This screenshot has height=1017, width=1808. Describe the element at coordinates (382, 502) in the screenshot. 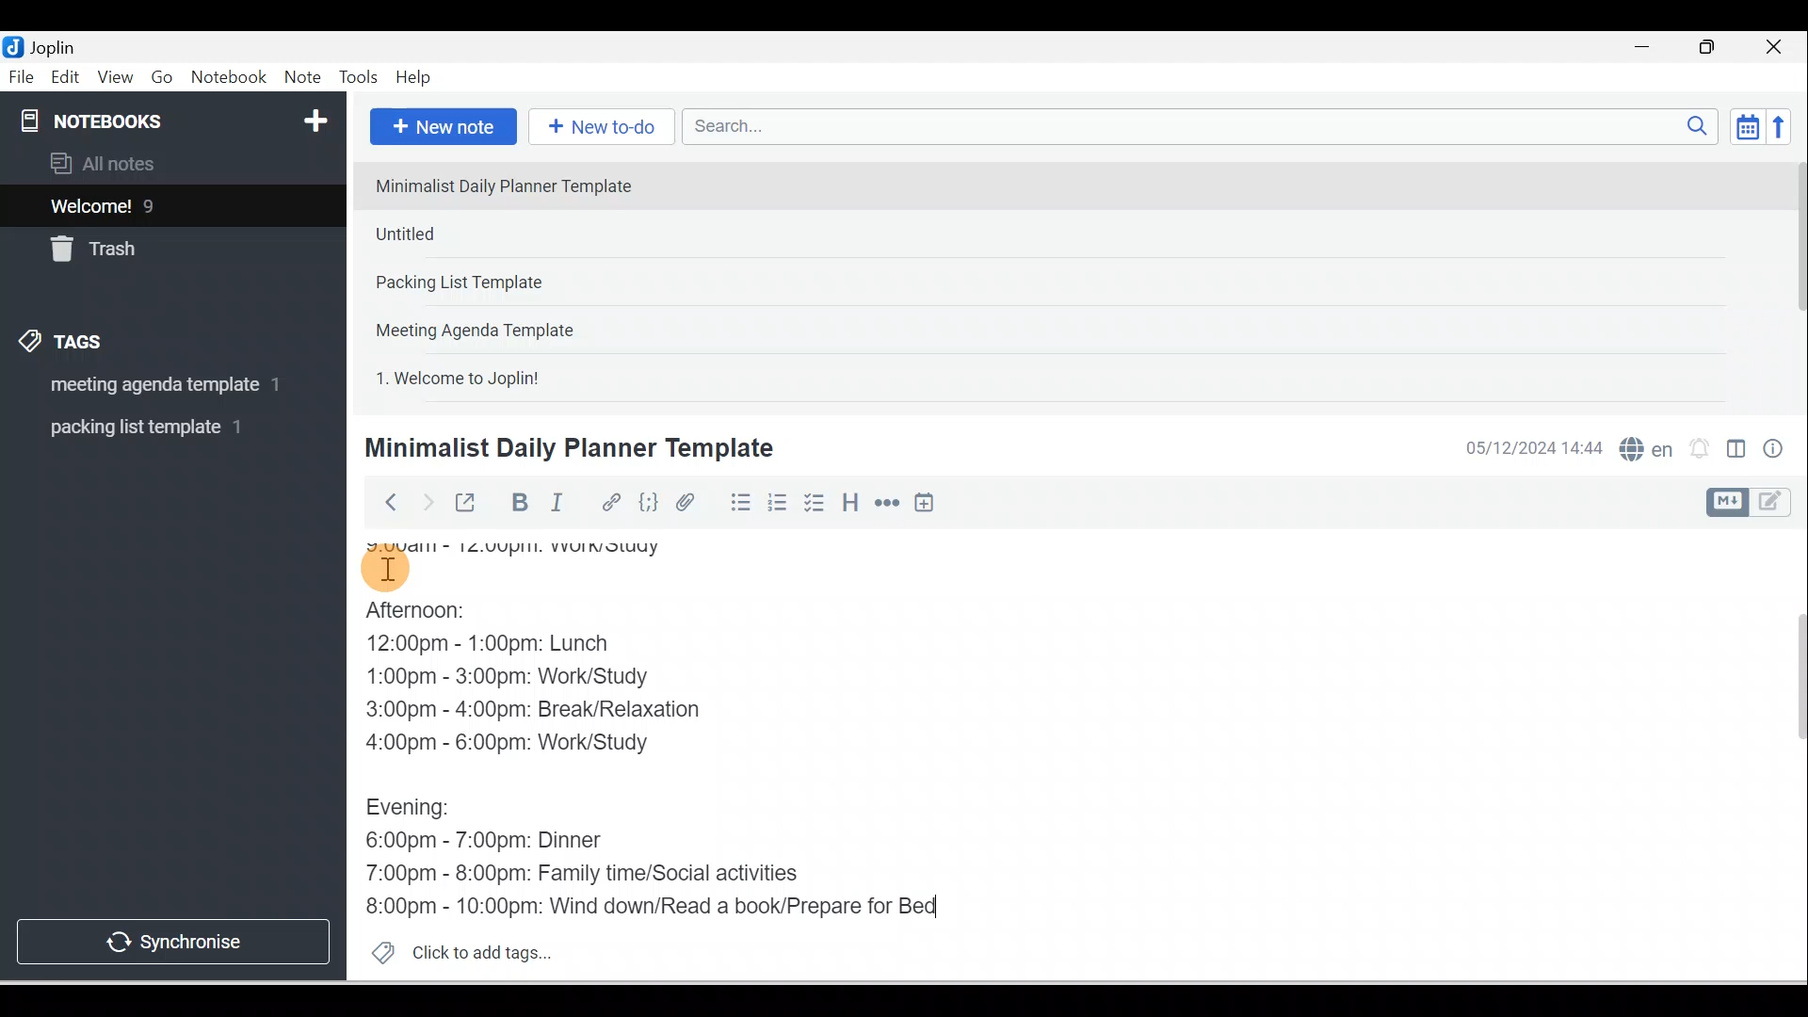

I see `Back` at that location.